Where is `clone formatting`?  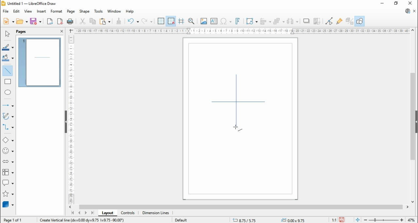
clone formatting is located at coordinates (118, 21).